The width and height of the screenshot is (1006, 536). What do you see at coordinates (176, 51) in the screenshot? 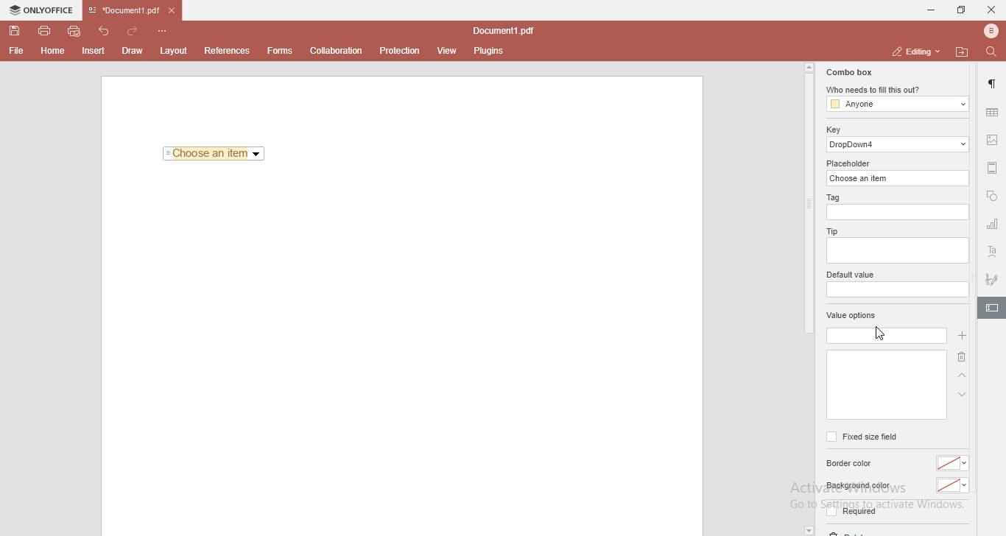
I see `layout` at bounding box center [176, 51].